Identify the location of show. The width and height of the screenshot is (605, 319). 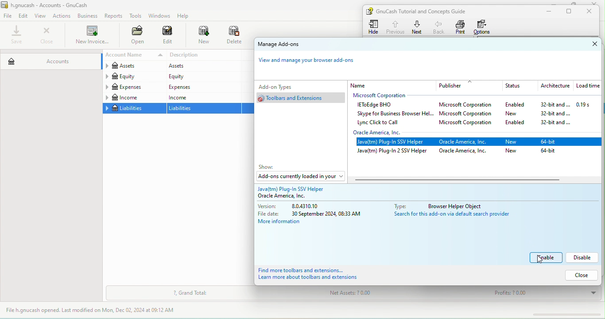
(269, 167).